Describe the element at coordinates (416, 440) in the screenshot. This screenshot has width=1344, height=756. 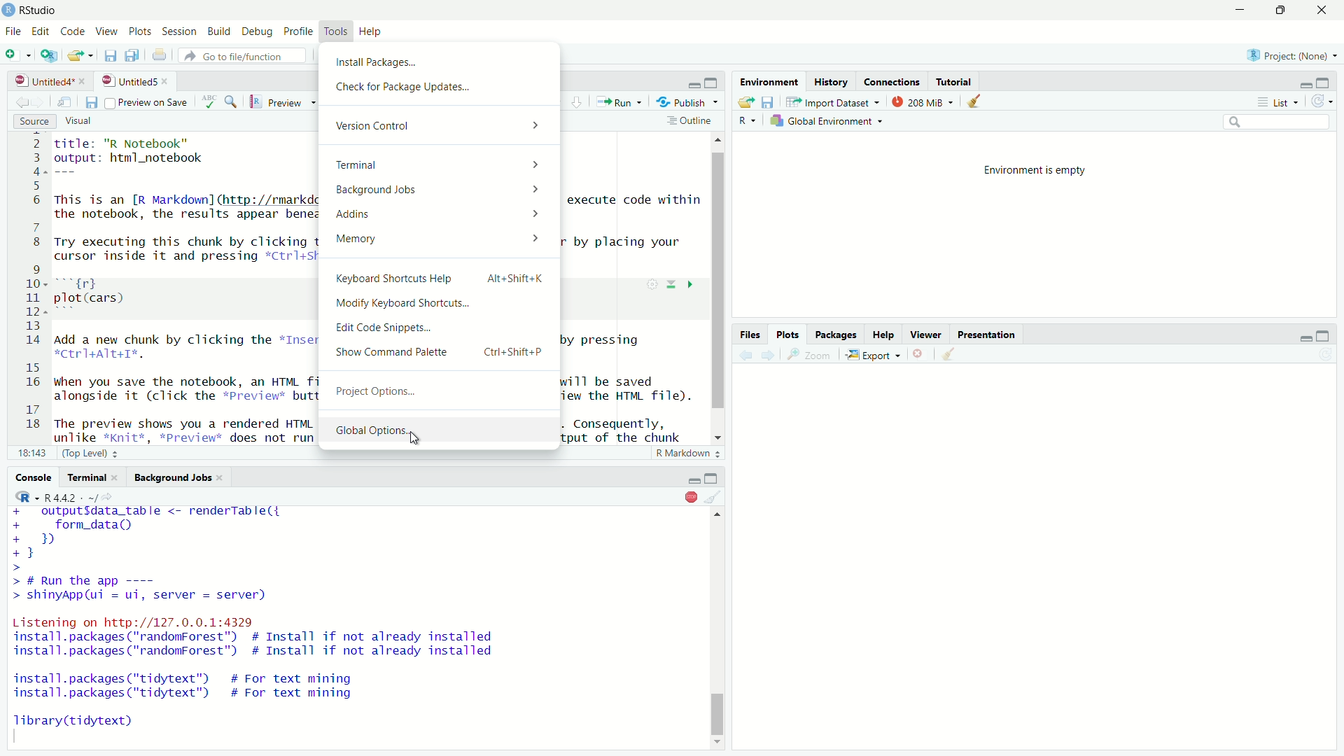
I see `cursor` at that location.